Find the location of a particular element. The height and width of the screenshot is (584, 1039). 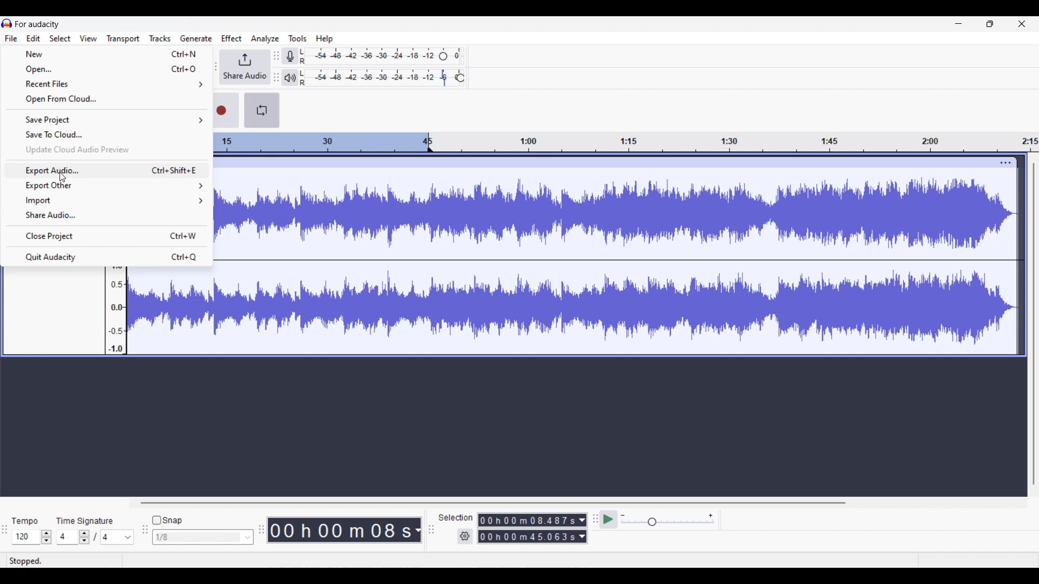

Record meter is located at coordinates (291, 56).